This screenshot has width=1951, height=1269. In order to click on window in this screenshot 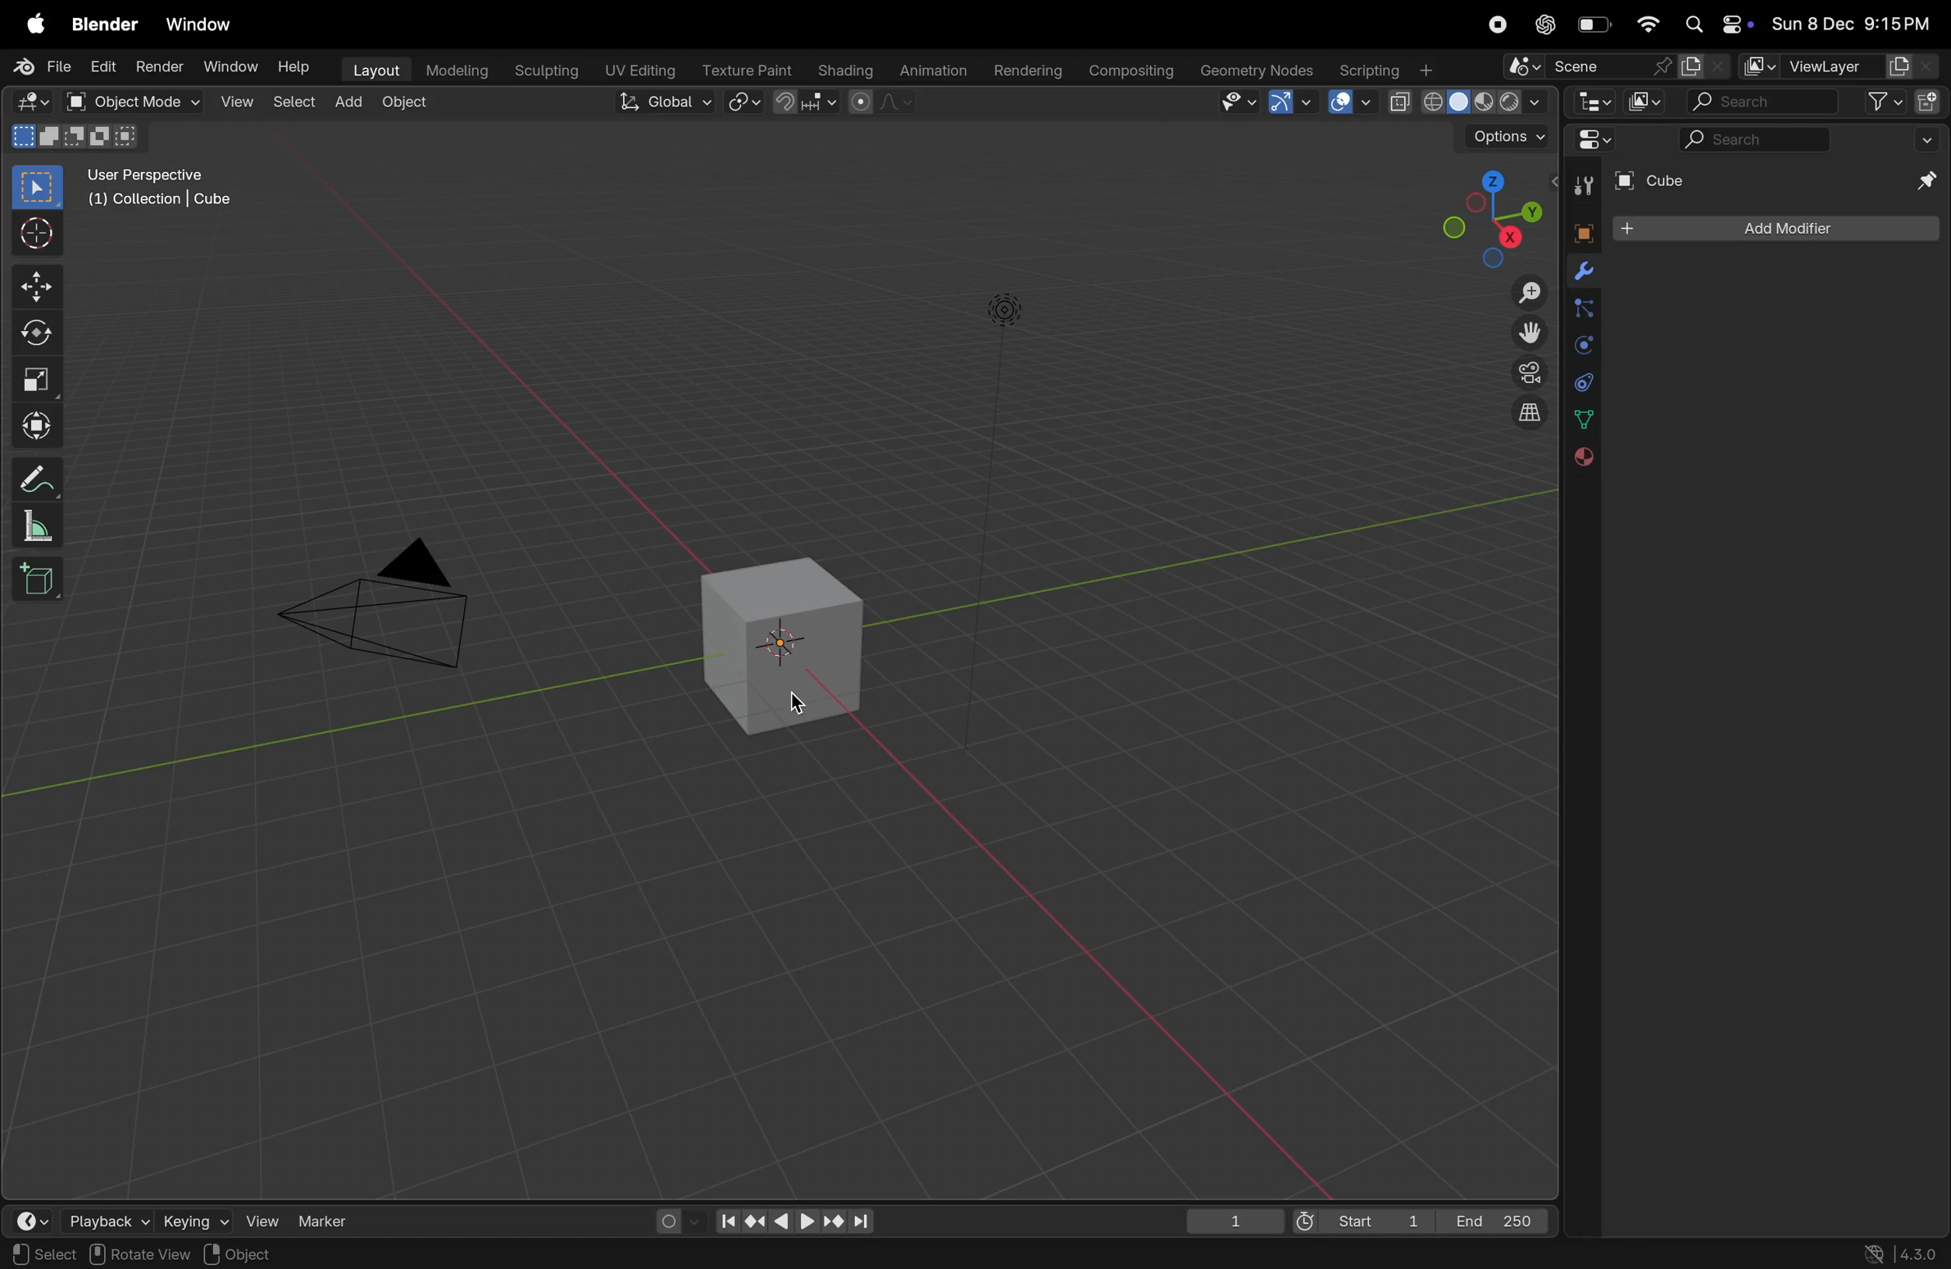, I will do `click(207, 25)`.